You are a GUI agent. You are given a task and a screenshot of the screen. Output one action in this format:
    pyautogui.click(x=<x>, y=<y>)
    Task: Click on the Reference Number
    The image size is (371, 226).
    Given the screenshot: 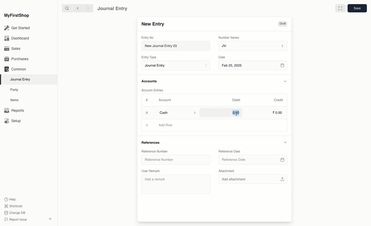 What is the action you would take?
    pyautogui.click(x=155, y=151)
    